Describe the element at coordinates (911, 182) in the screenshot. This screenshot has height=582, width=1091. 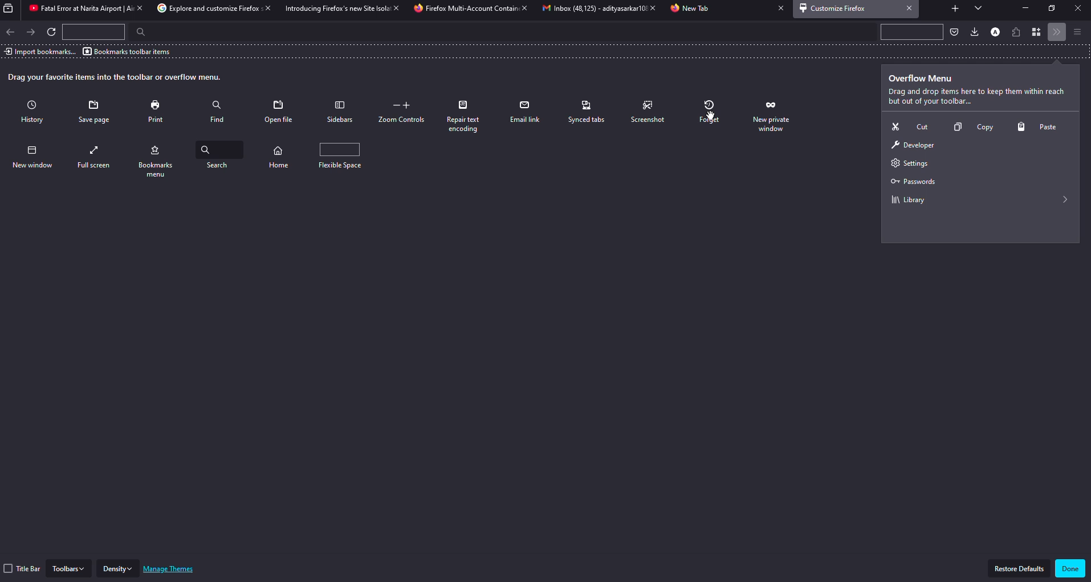
I see `passwords` at that location.